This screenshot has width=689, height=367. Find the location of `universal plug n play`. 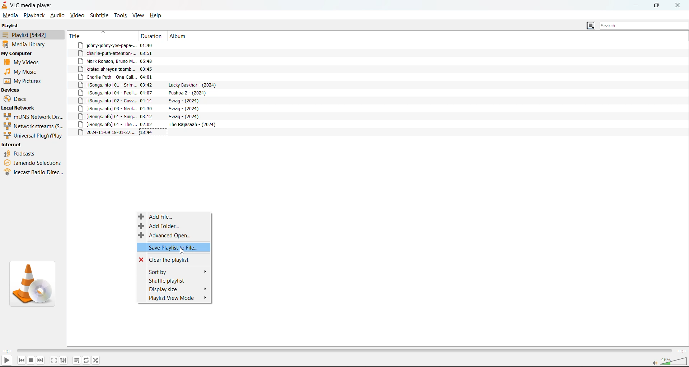

universal plug n play is located at coordinates (33, 135).